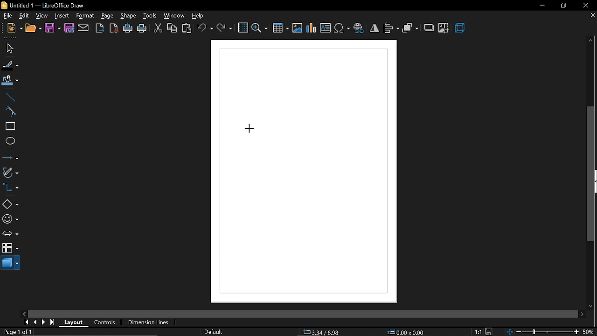 Image resolution: width=597 pixels, height=336 pixels. What do you see at coordinates (359, 29) in the screenshot?
I see `insert hyperlink` at bounding box center [359, 29].